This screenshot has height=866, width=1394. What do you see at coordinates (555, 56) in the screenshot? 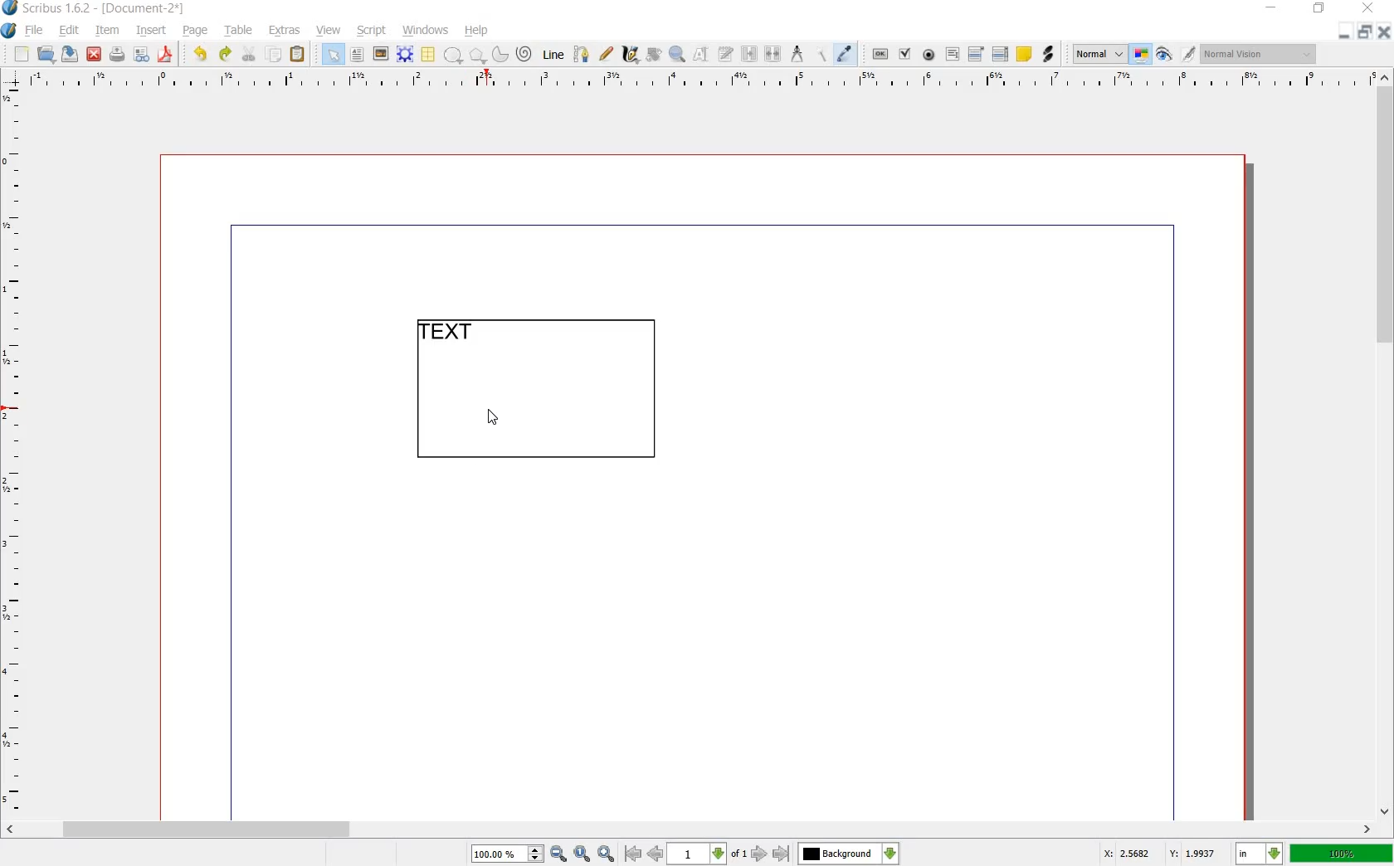
I see `line` at bounding box center [555, 56].